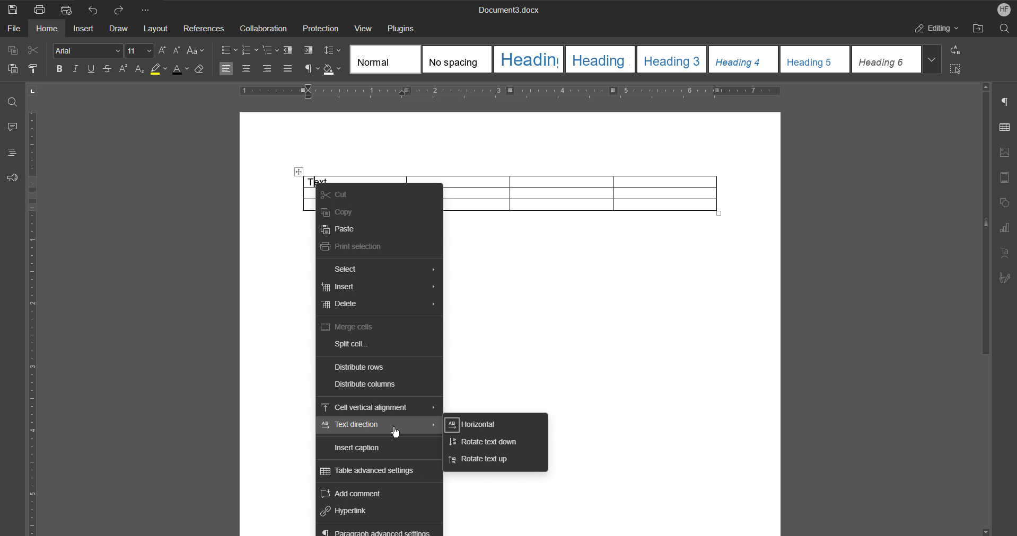 The width and height of the screenshot is (1017, 536). Describe the element at coordinates (349, 328) in the screenshot. I see `Merge cells` at that location.